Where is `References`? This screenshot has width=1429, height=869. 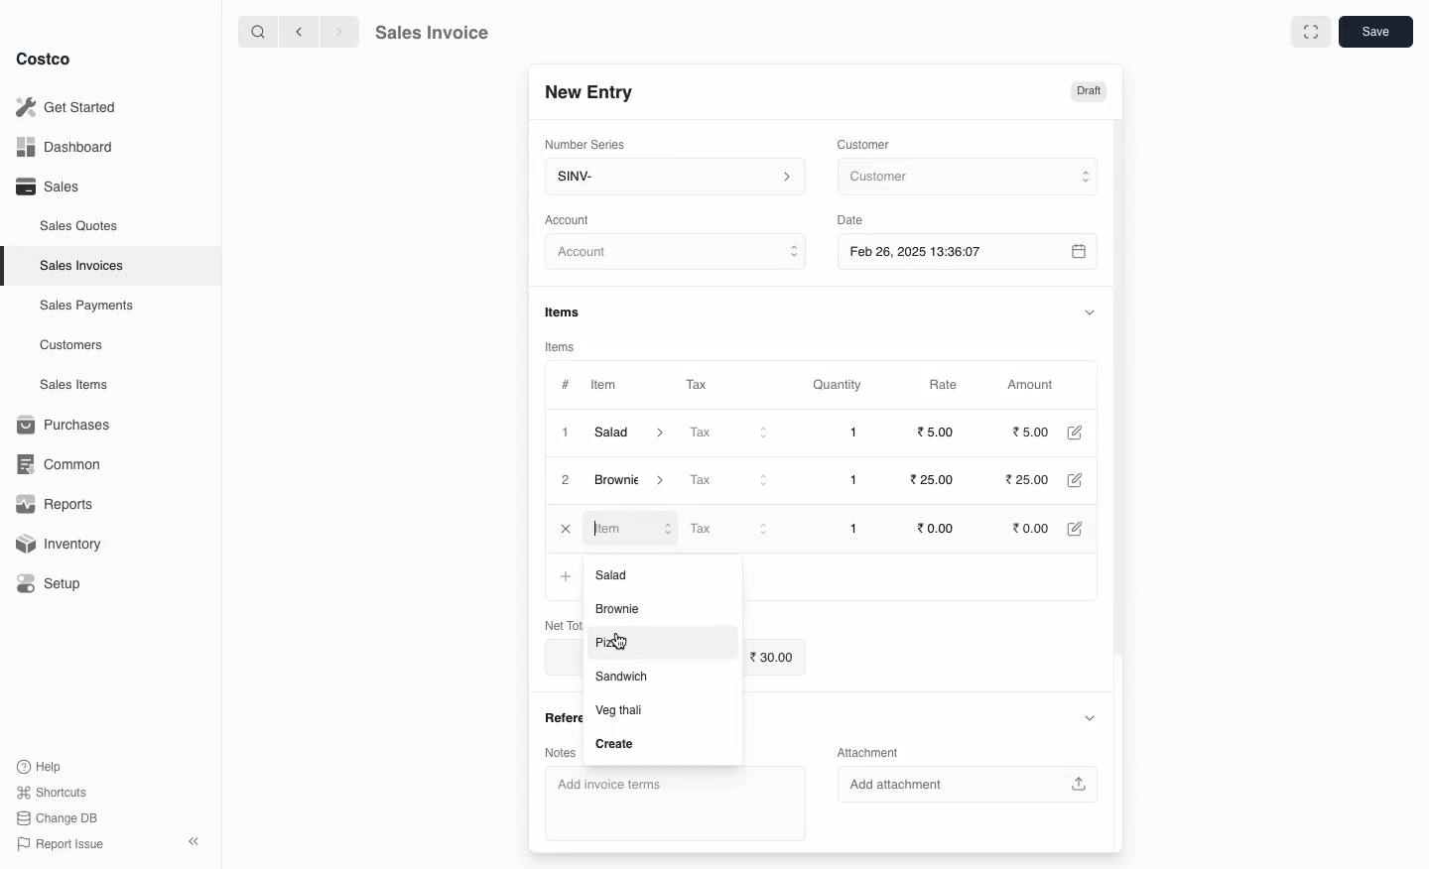 References is located at coordinates (556, 716).